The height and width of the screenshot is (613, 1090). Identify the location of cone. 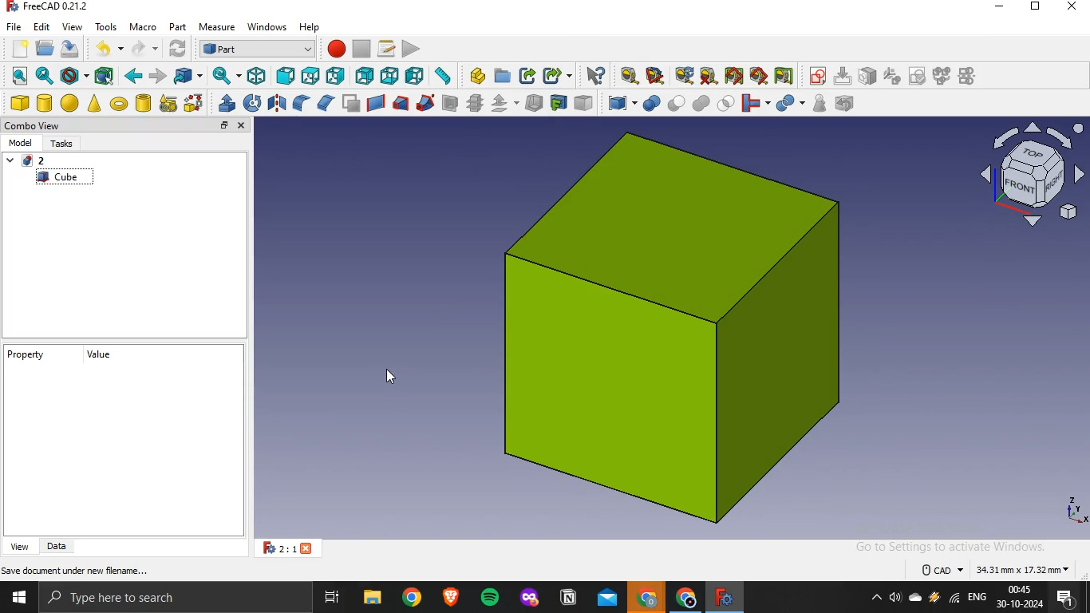
(95, 102).